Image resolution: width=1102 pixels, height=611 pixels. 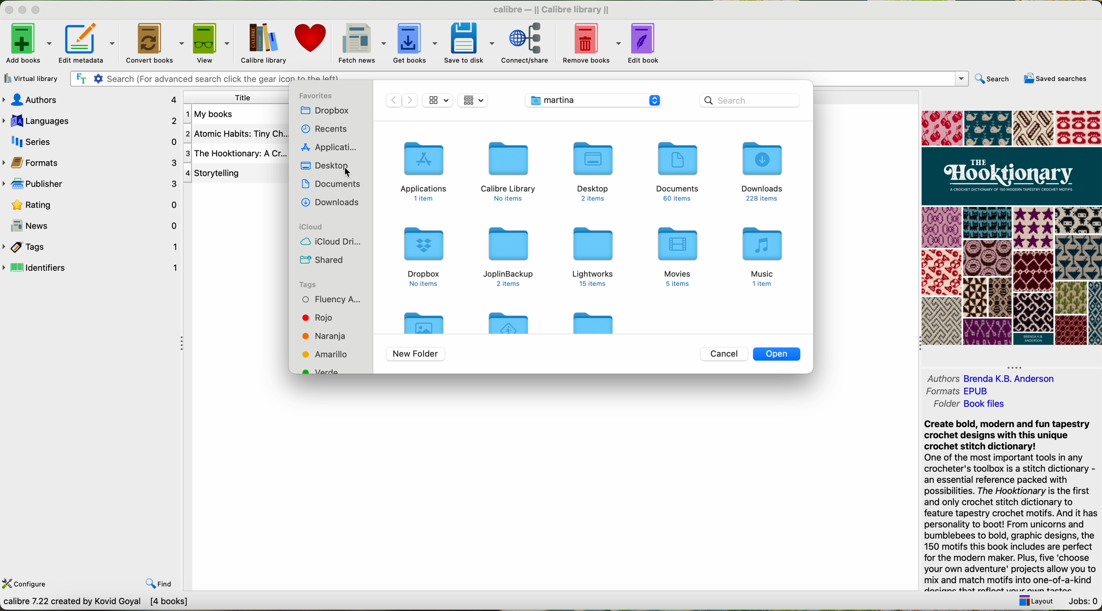 What do you see at coordinates (1004, 504) in the screenshot?
I see `Create bold, modern and fun tapestry
crochet designs with this unique
crochet stitch dictionary!

One of the most important tools in any
crocheter's toolbox is a stitch dictionary -
an essential reference packed with
possibilities. The Hooktionary is the first
and only crochet stitch dictionary to
feature tapestry crochet motifs. And it has
personality to boot! From unicorns and
bumblebees to bold, graphic designs, the
150 motifs this book includes are perfect
for the modern maker. Plus, five ‘choose
your own adventure' projects allow you to
mix and match motifs into one-of-a-kind
anise Slant mwablasnt 2am 00 Siam Pandan` at bounding box center [1004, 504].